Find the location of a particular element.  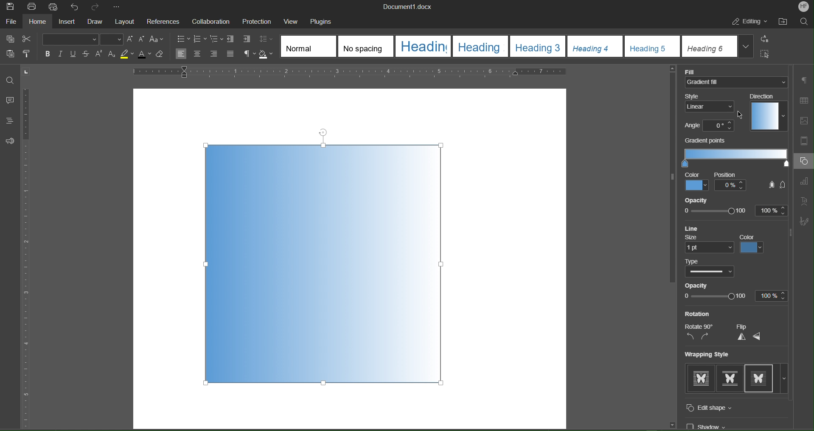

Redo is located at coordinates (95, 6).